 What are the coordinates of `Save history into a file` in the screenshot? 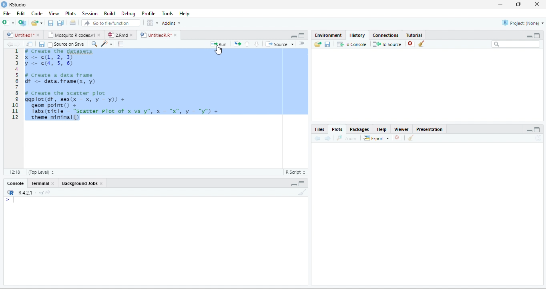 It's located at (327, 44).